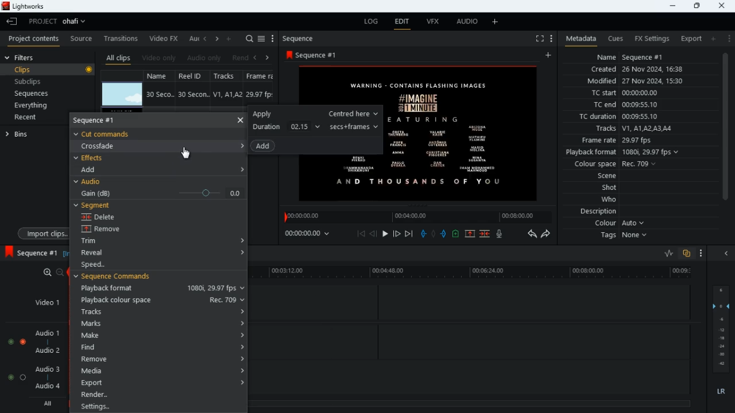 The width and height of the screenshot is (735, 413). I want to click on minimize, so click(671, 6).